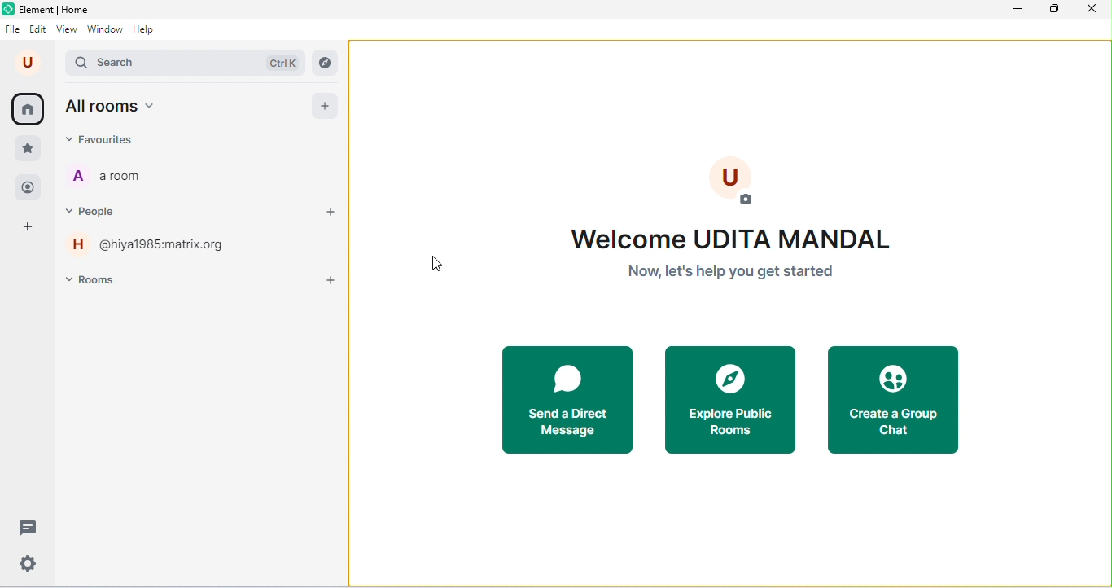 The width and height of the screenshot is (1112, 588). What do you see at coordinates (145, 30) in the screenshot?
I see `help` at bounding box center [145, 30].